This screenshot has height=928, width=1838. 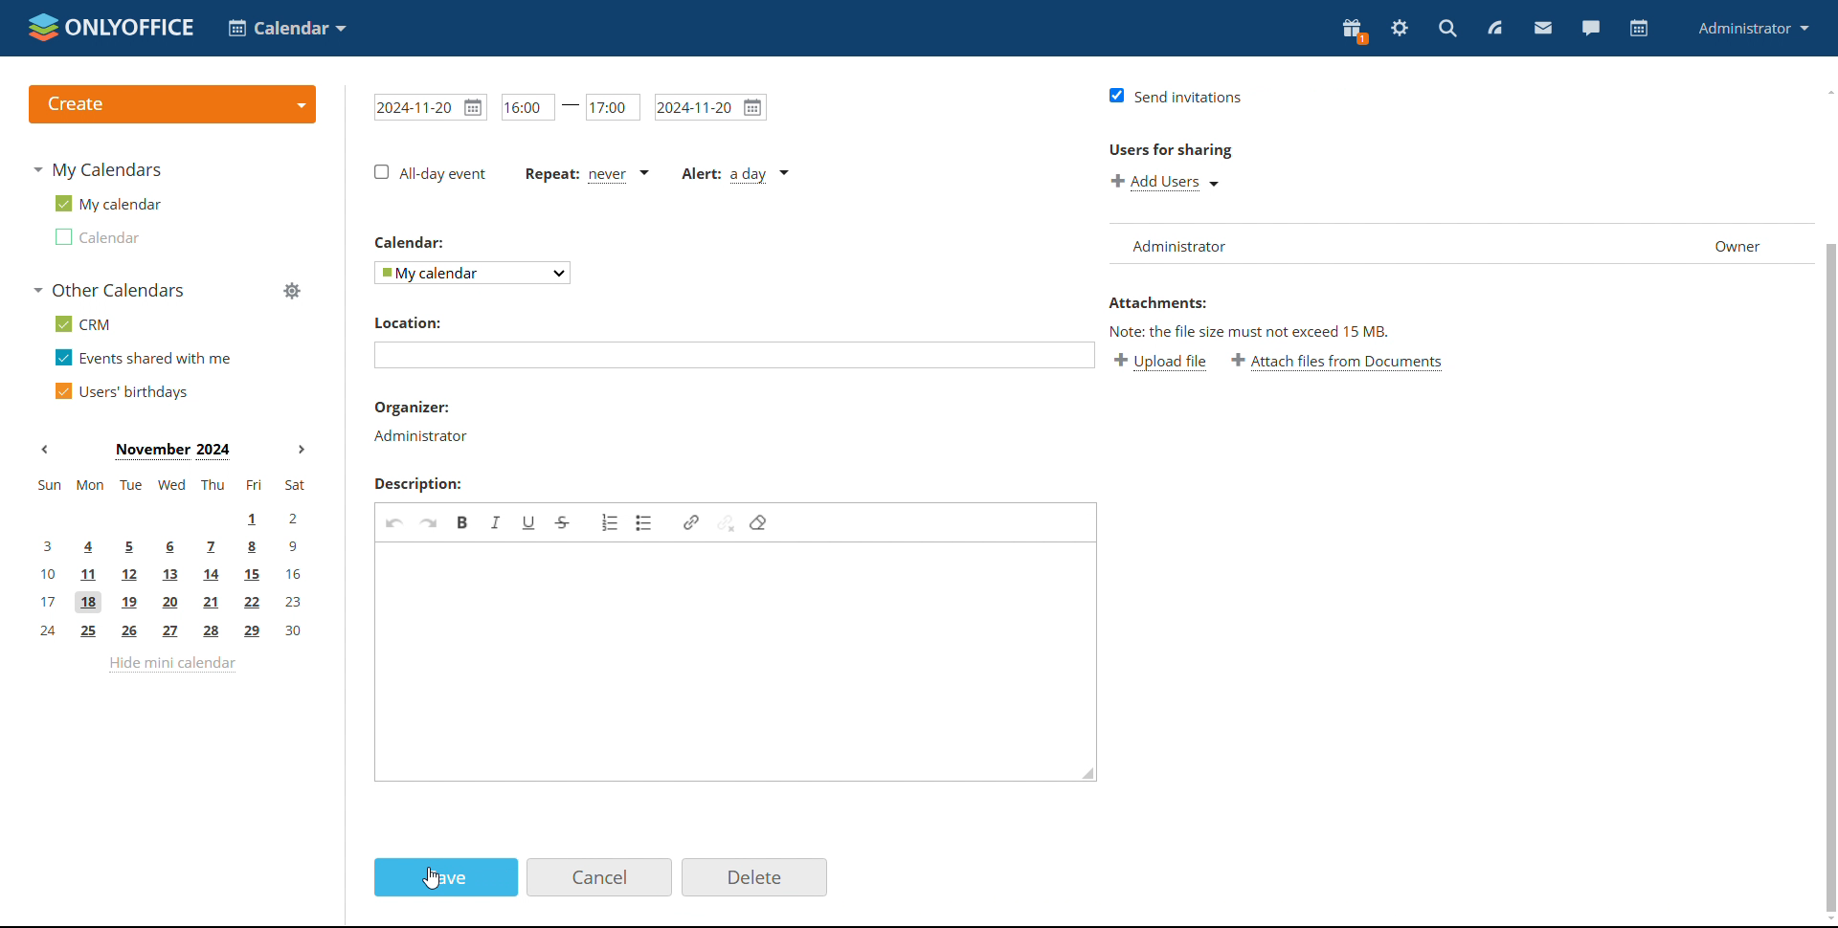 What do you see at coordinates (1753, 30) in the screenshot?
I see `profile` at bounding box center [1753, 30].